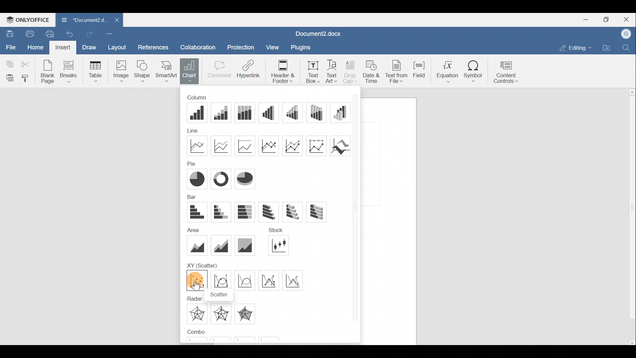 The height and width of the screenshot is (358, 636). Describe the element at coordinates (606, 20) in the screenshot. I see `Maximize` at that location.